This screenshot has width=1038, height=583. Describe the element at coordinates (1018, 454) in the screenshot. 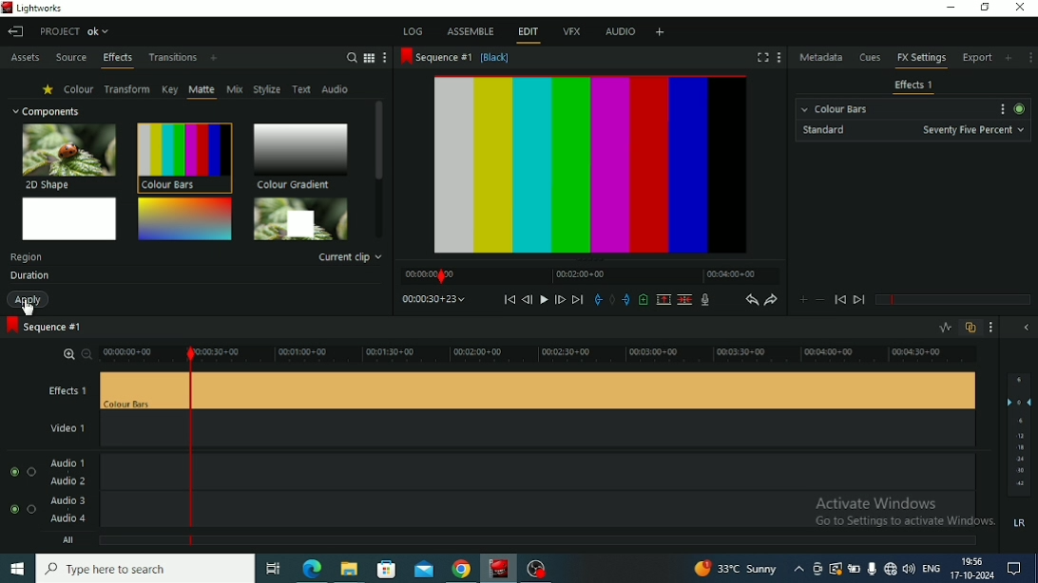

I see `Audio Output level` at that location.